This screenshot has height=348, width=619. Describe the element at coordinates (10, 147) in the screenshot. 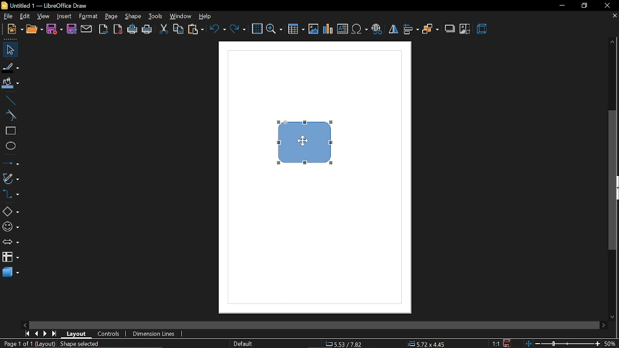

I see `ellipse` at that location.